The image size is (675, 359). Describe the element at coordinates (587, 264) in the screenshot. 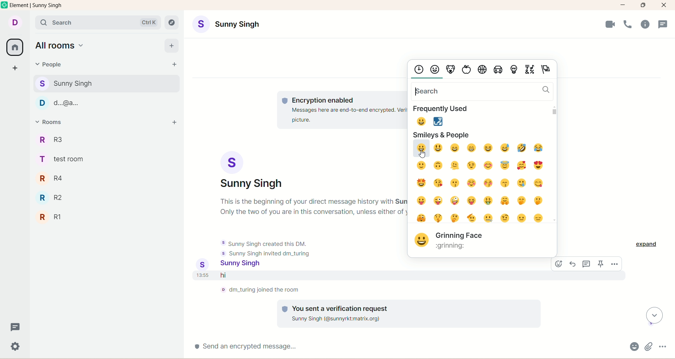

I see `threads` at that location.